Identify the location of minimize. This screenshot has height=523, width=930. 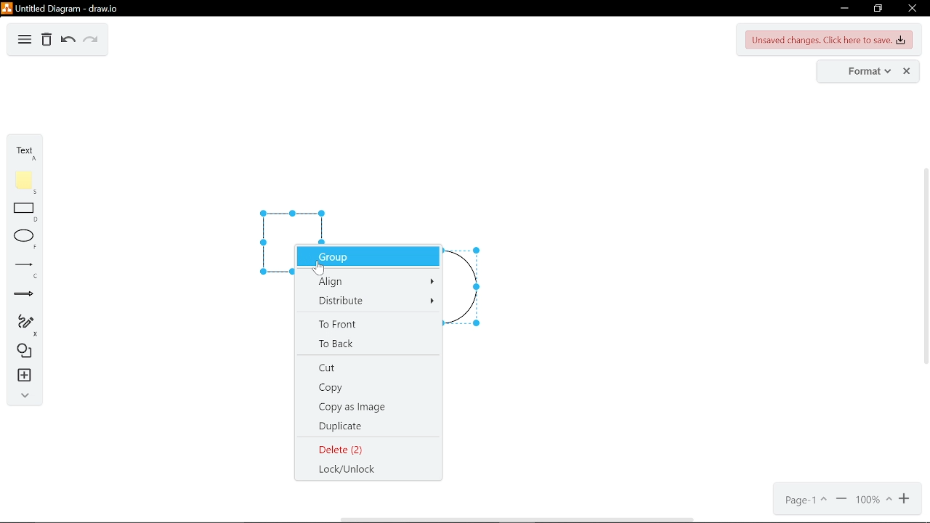
(843, 9).